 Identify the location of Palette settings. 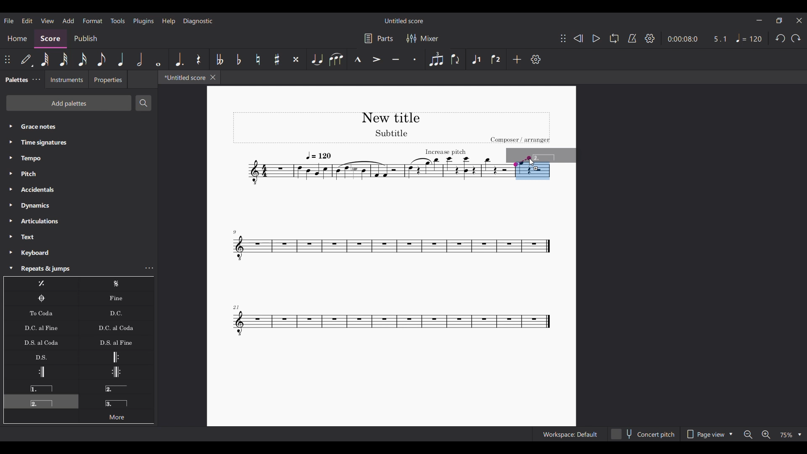
(36, 79).